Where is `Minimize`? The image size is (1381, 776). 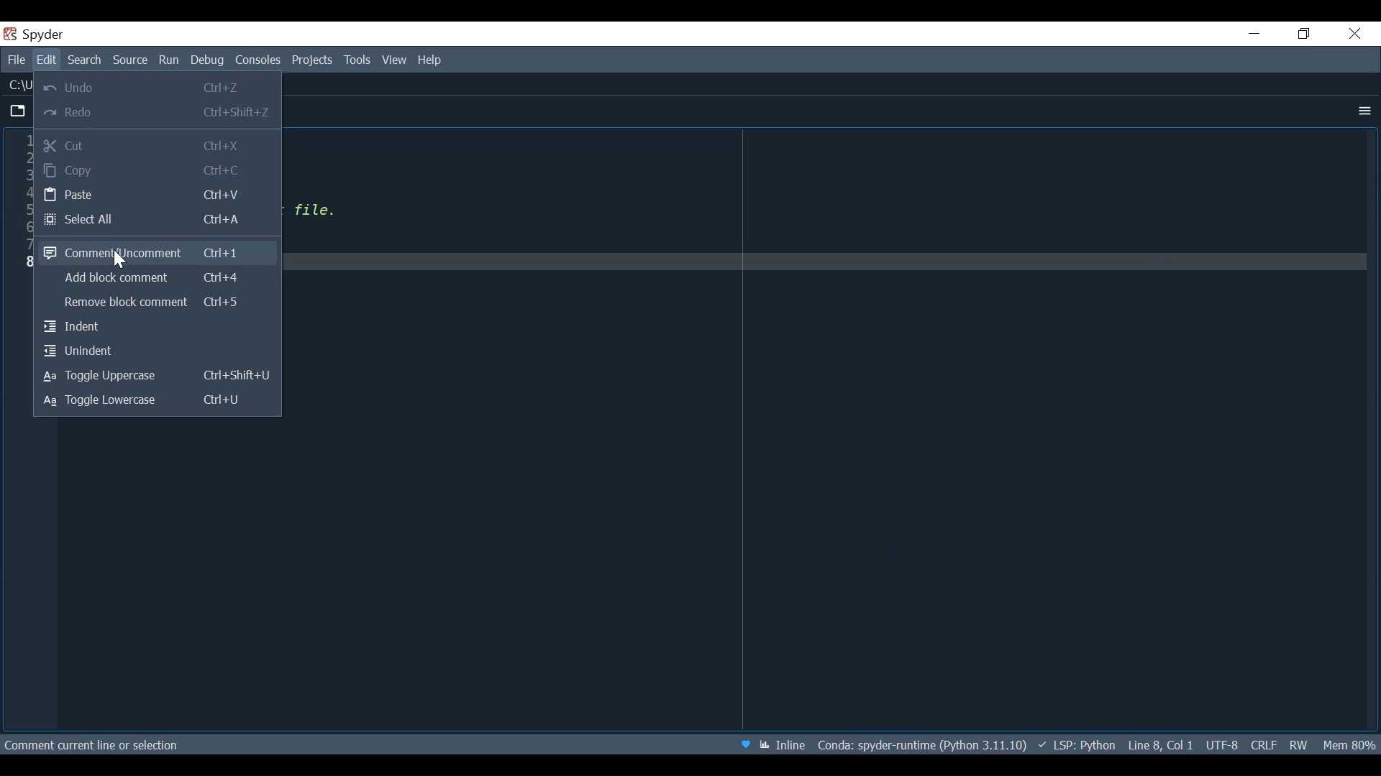
Minimize is located at coordinates (1255, 33).